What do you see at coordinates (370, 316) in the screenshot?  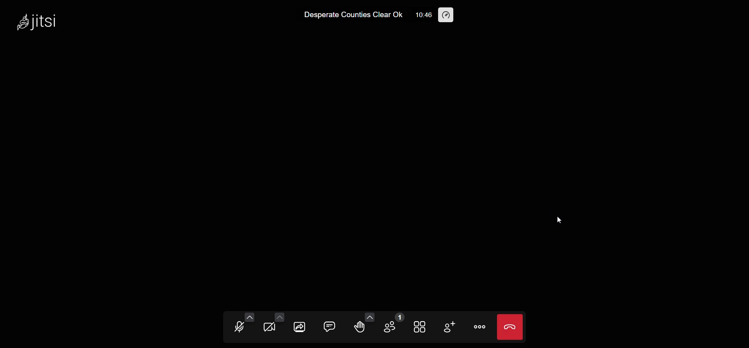 I see `more emoji` at bounding box center [370, 316].